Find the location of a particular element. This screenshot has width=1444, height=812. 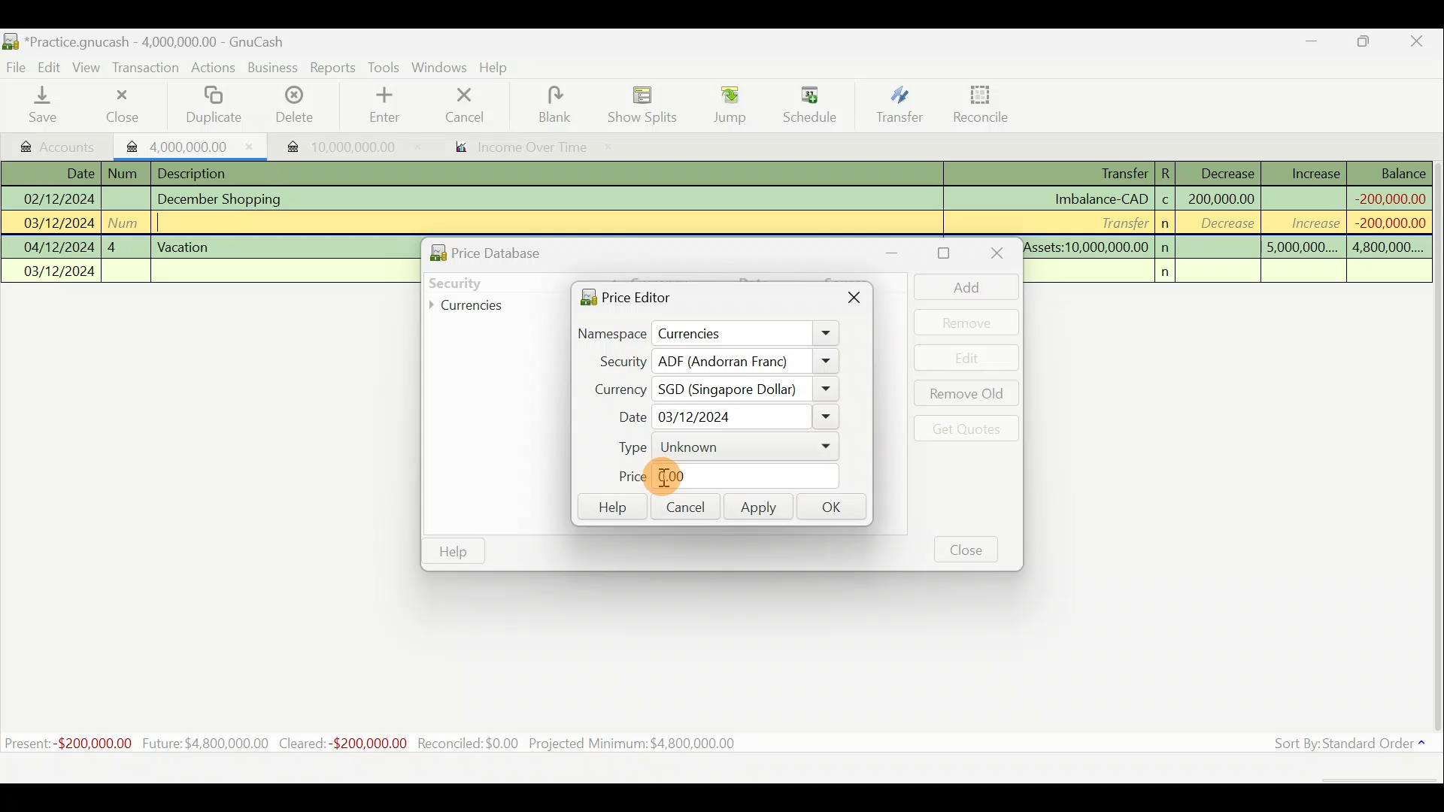

Actions is located at coordinates (215, 68).